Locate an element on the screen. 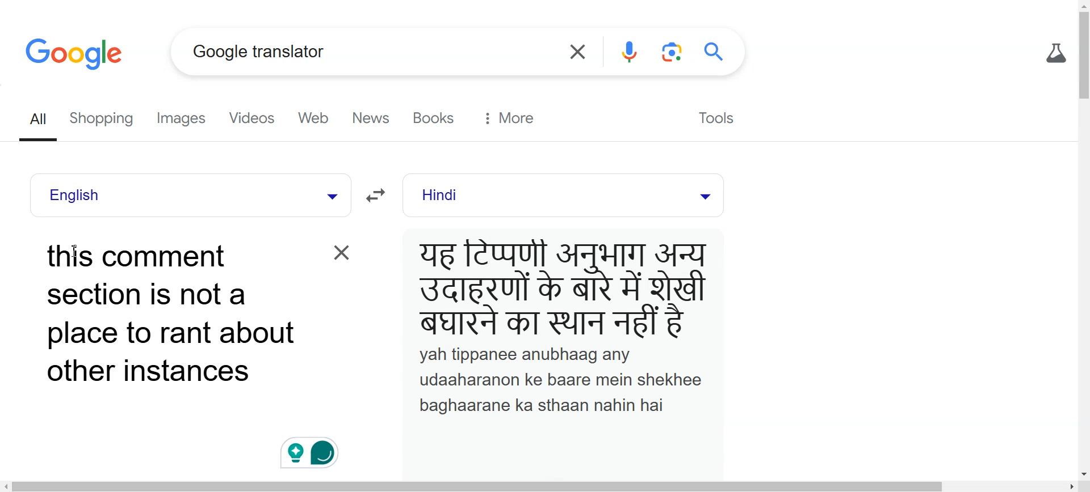 The image size is (1090, 492). Logo home page is located at coordinates (76, 53).